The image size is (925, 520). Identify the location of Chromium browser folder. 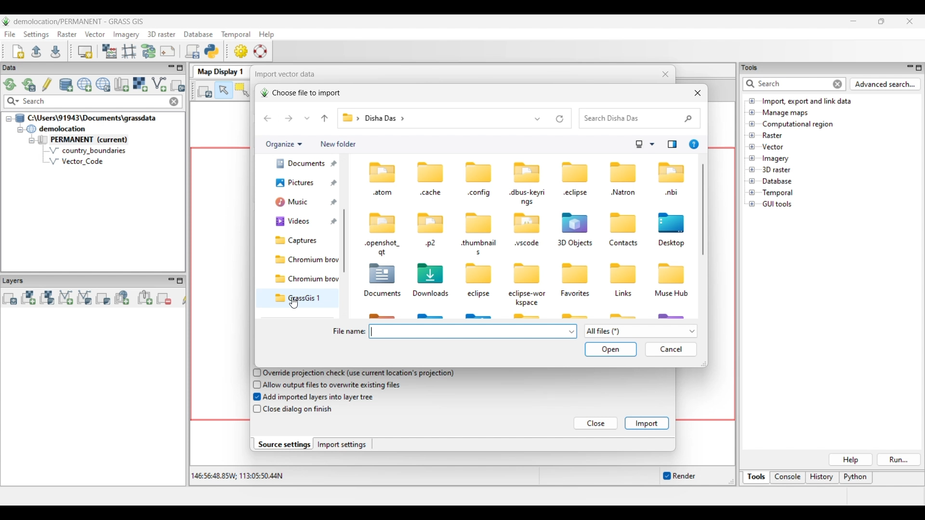
(304, 260).